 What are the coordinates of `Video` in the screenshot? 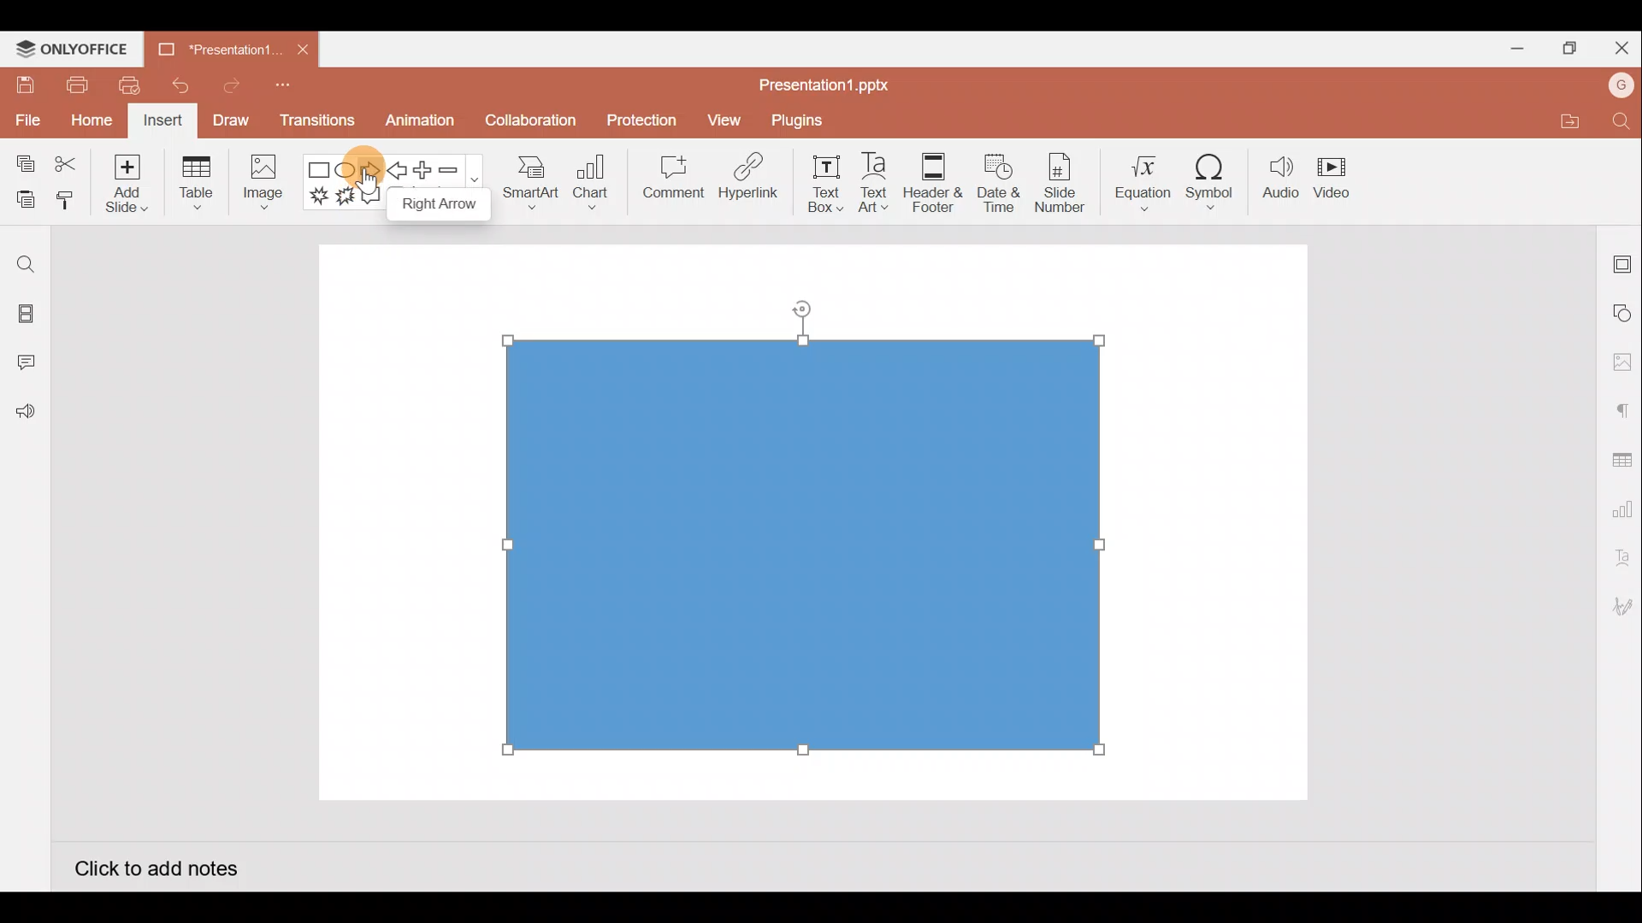 It's located at (1334, 174).